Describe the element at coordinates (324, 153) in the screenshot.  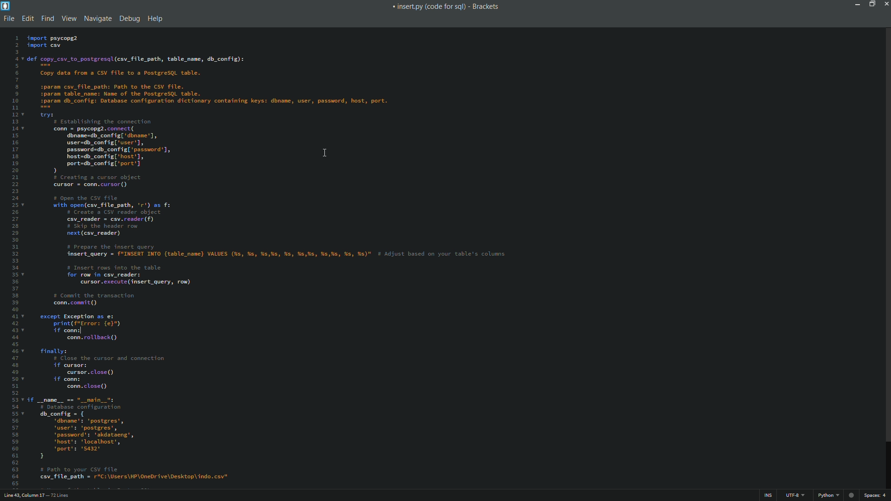
I see `cursor` at that location.